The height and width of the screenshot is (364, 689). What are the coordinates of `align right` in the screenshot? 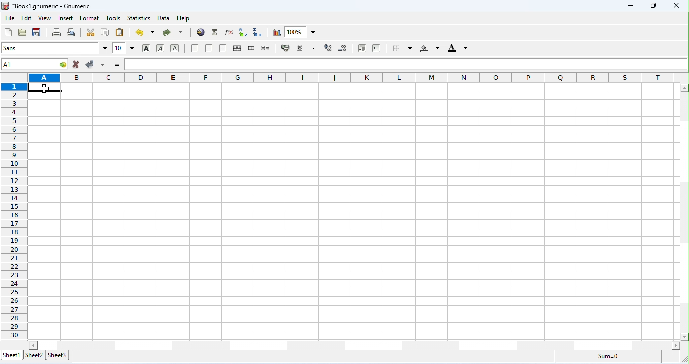 It's located at (222, 48).